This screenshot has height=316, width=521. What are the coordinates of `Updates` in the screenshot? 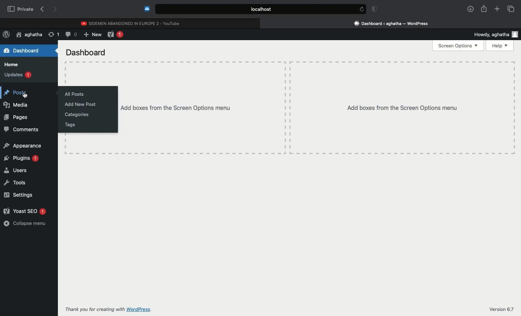 It's located at (17, 75).